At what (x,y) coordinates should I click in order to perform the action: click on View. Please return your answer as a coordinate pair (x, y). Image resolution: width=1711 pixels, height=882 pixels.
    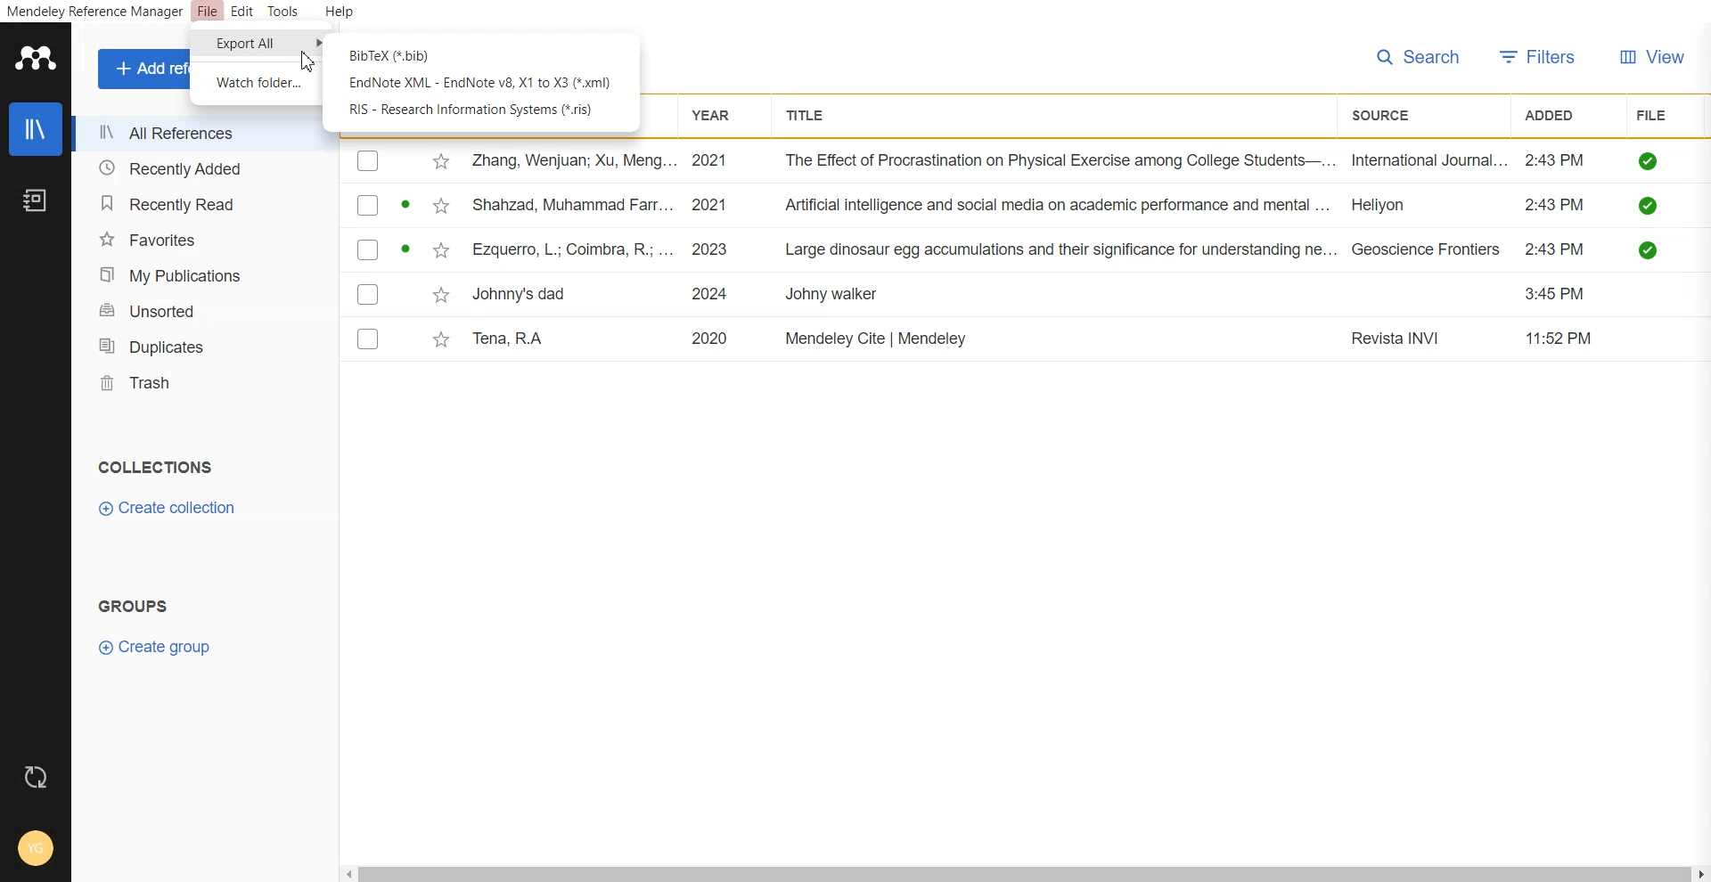
    Looking at the image, I should click on (1653, 59).